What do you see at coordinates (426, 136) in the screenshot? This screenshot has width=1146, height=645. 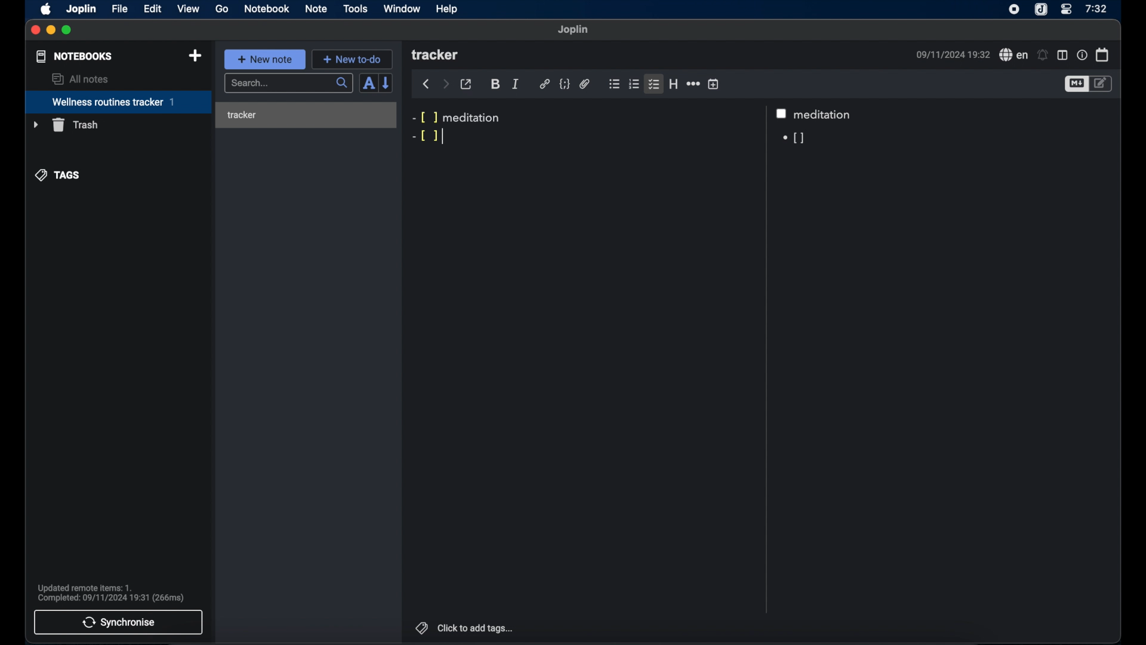 I see `-[ ]` at bounding box center [426, 136].